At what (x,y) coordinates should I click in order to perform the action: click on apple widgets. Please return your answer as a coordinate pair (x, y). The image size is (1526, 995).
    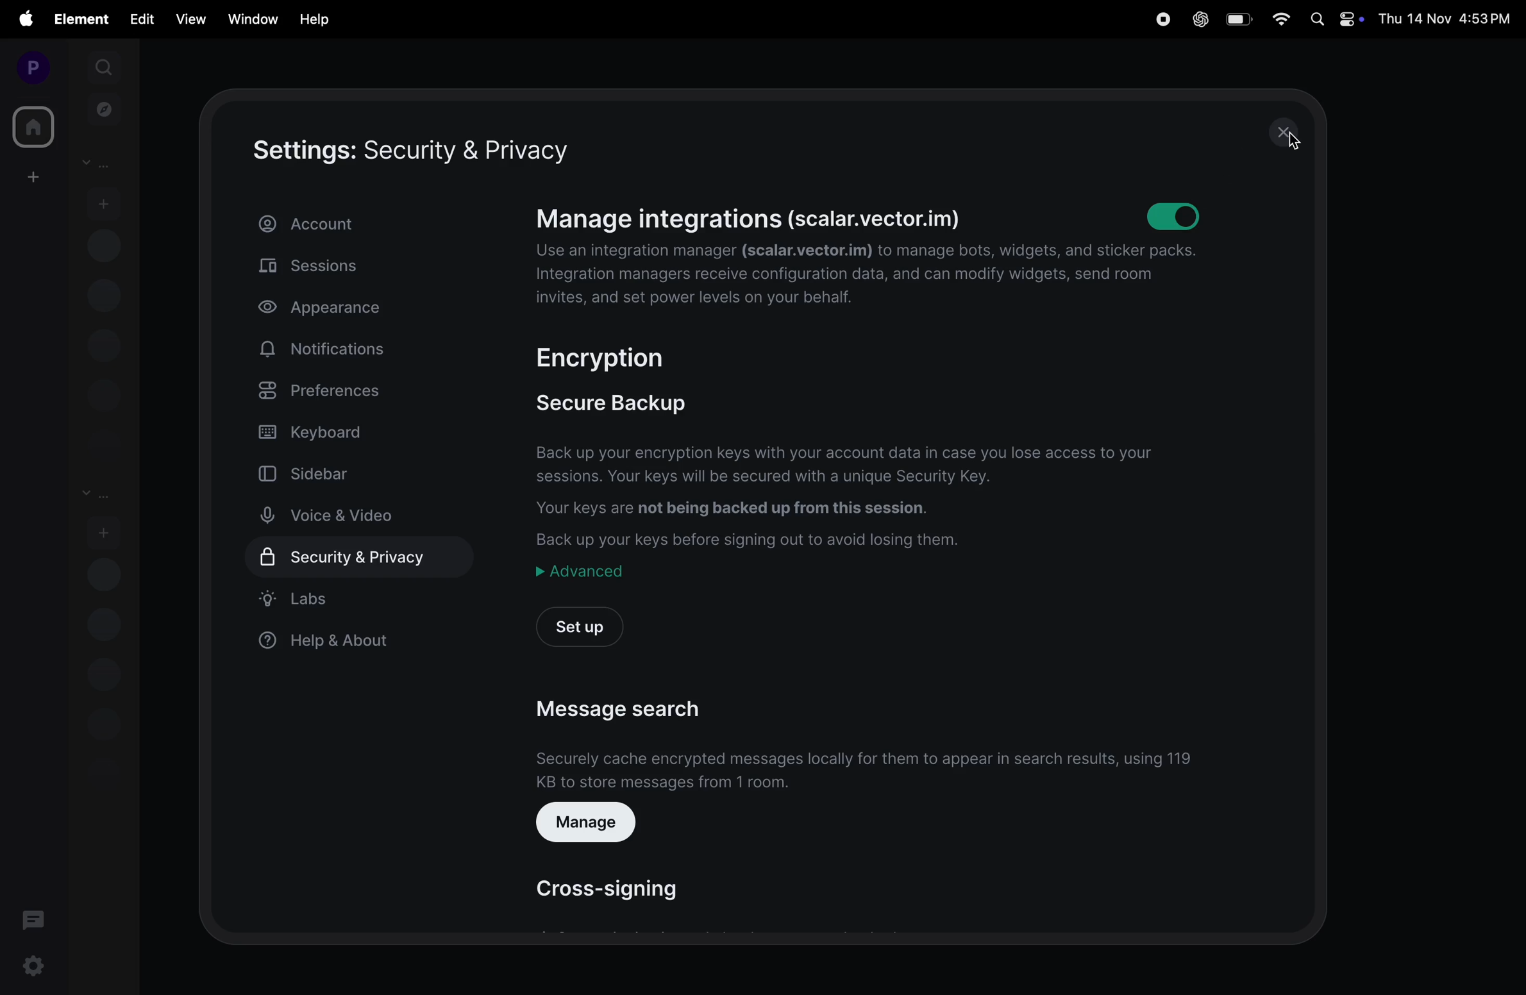
    Looking at the image, I should click on (1347, 20).